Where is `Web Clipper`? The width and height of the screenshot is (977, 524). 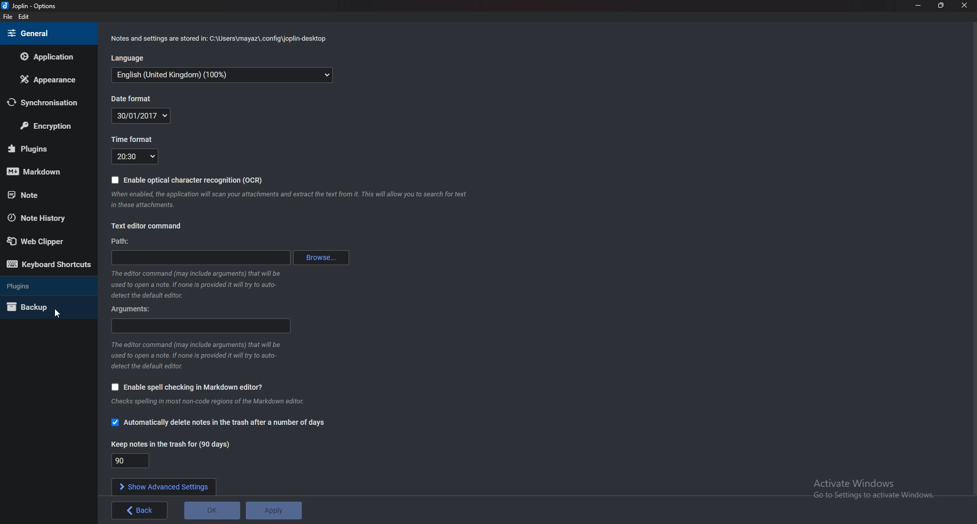
Web Clipper is located at coordinates (44, 242).